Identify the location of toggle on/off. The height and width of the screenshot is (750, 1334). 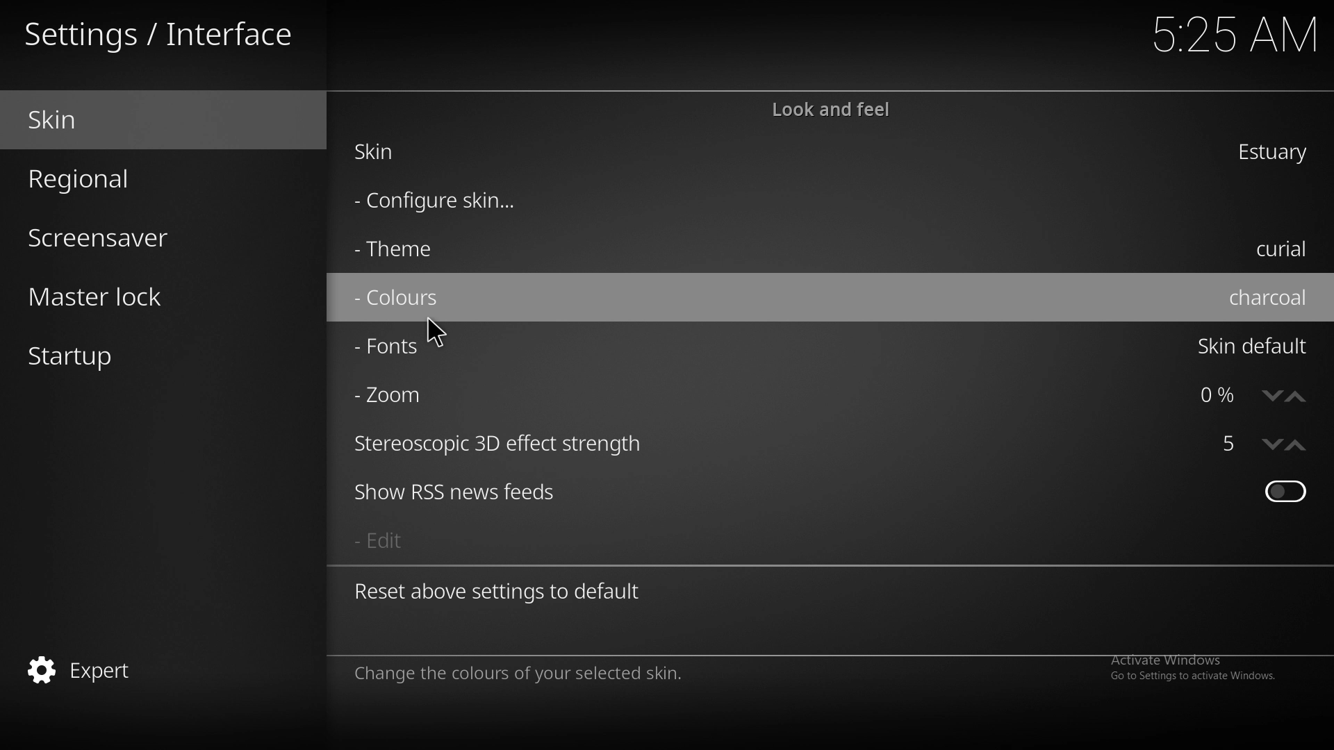
(1285, 494).